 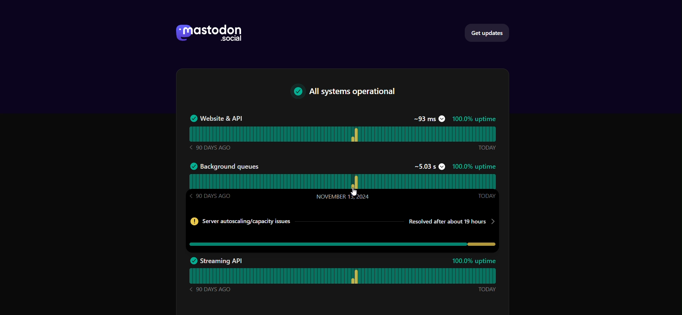 I want to click on website & API Status, so click(x=342, y=133).